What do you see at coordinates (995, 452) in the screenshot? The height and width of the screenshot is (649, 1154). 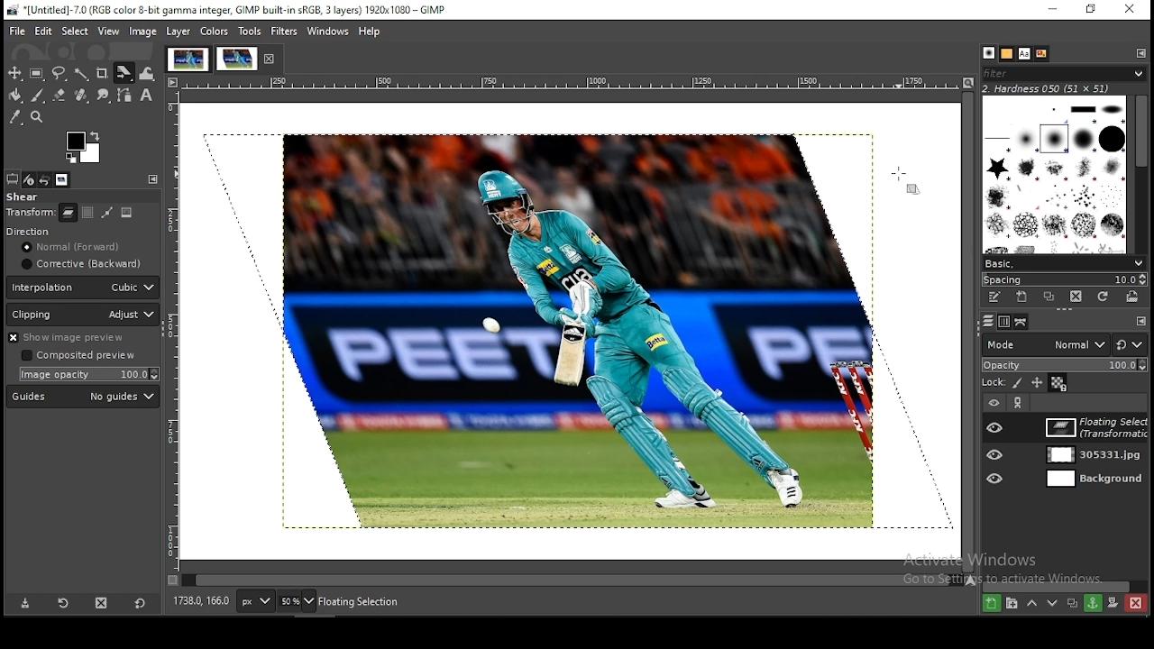 I see `layer visibility on/off` at bounding box center [995, 452].